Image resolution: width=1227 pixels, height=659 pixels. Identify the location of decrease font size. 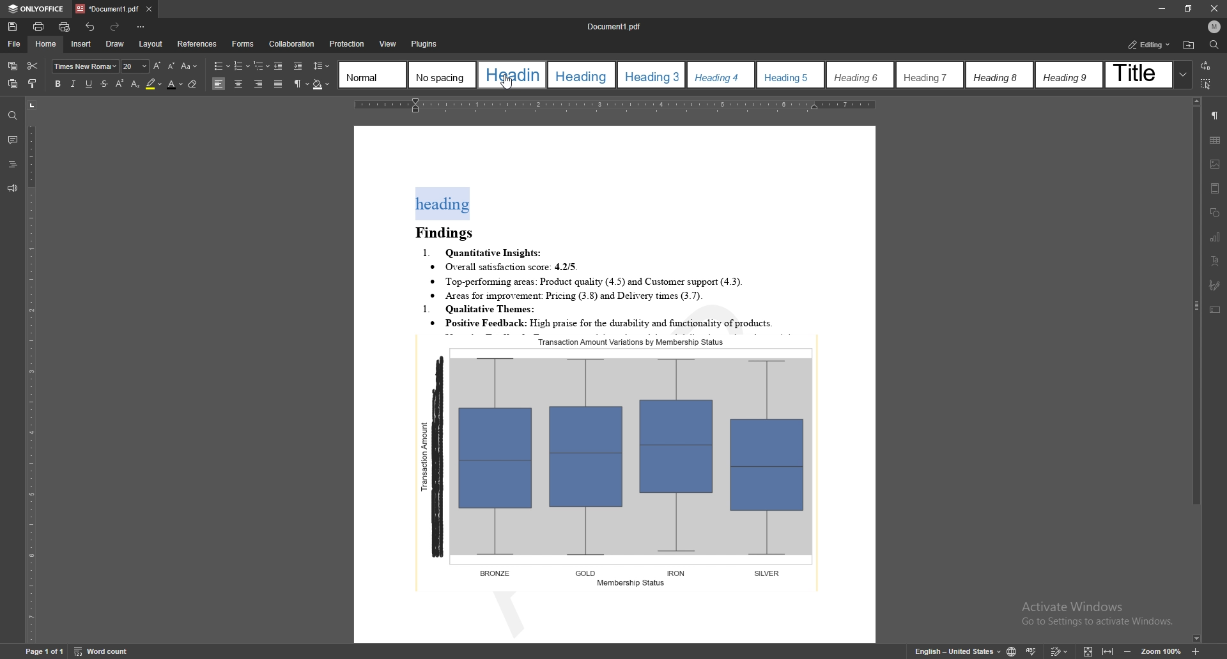
(171, 66).